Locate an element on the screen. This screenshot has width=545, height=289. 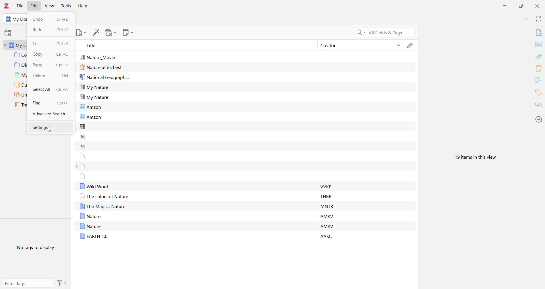
Undo is located at coordinates (39, 18).